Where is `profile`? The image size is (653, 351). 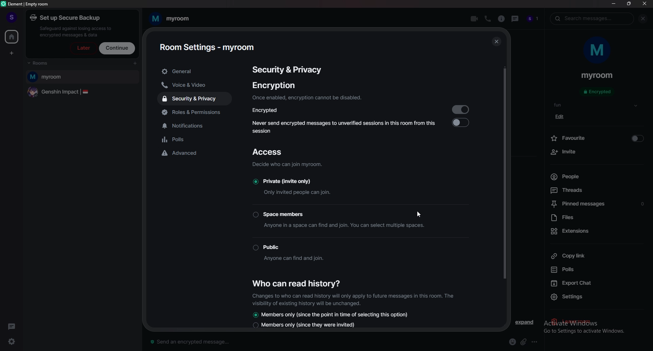
profile is located at coordinates (10, 15).